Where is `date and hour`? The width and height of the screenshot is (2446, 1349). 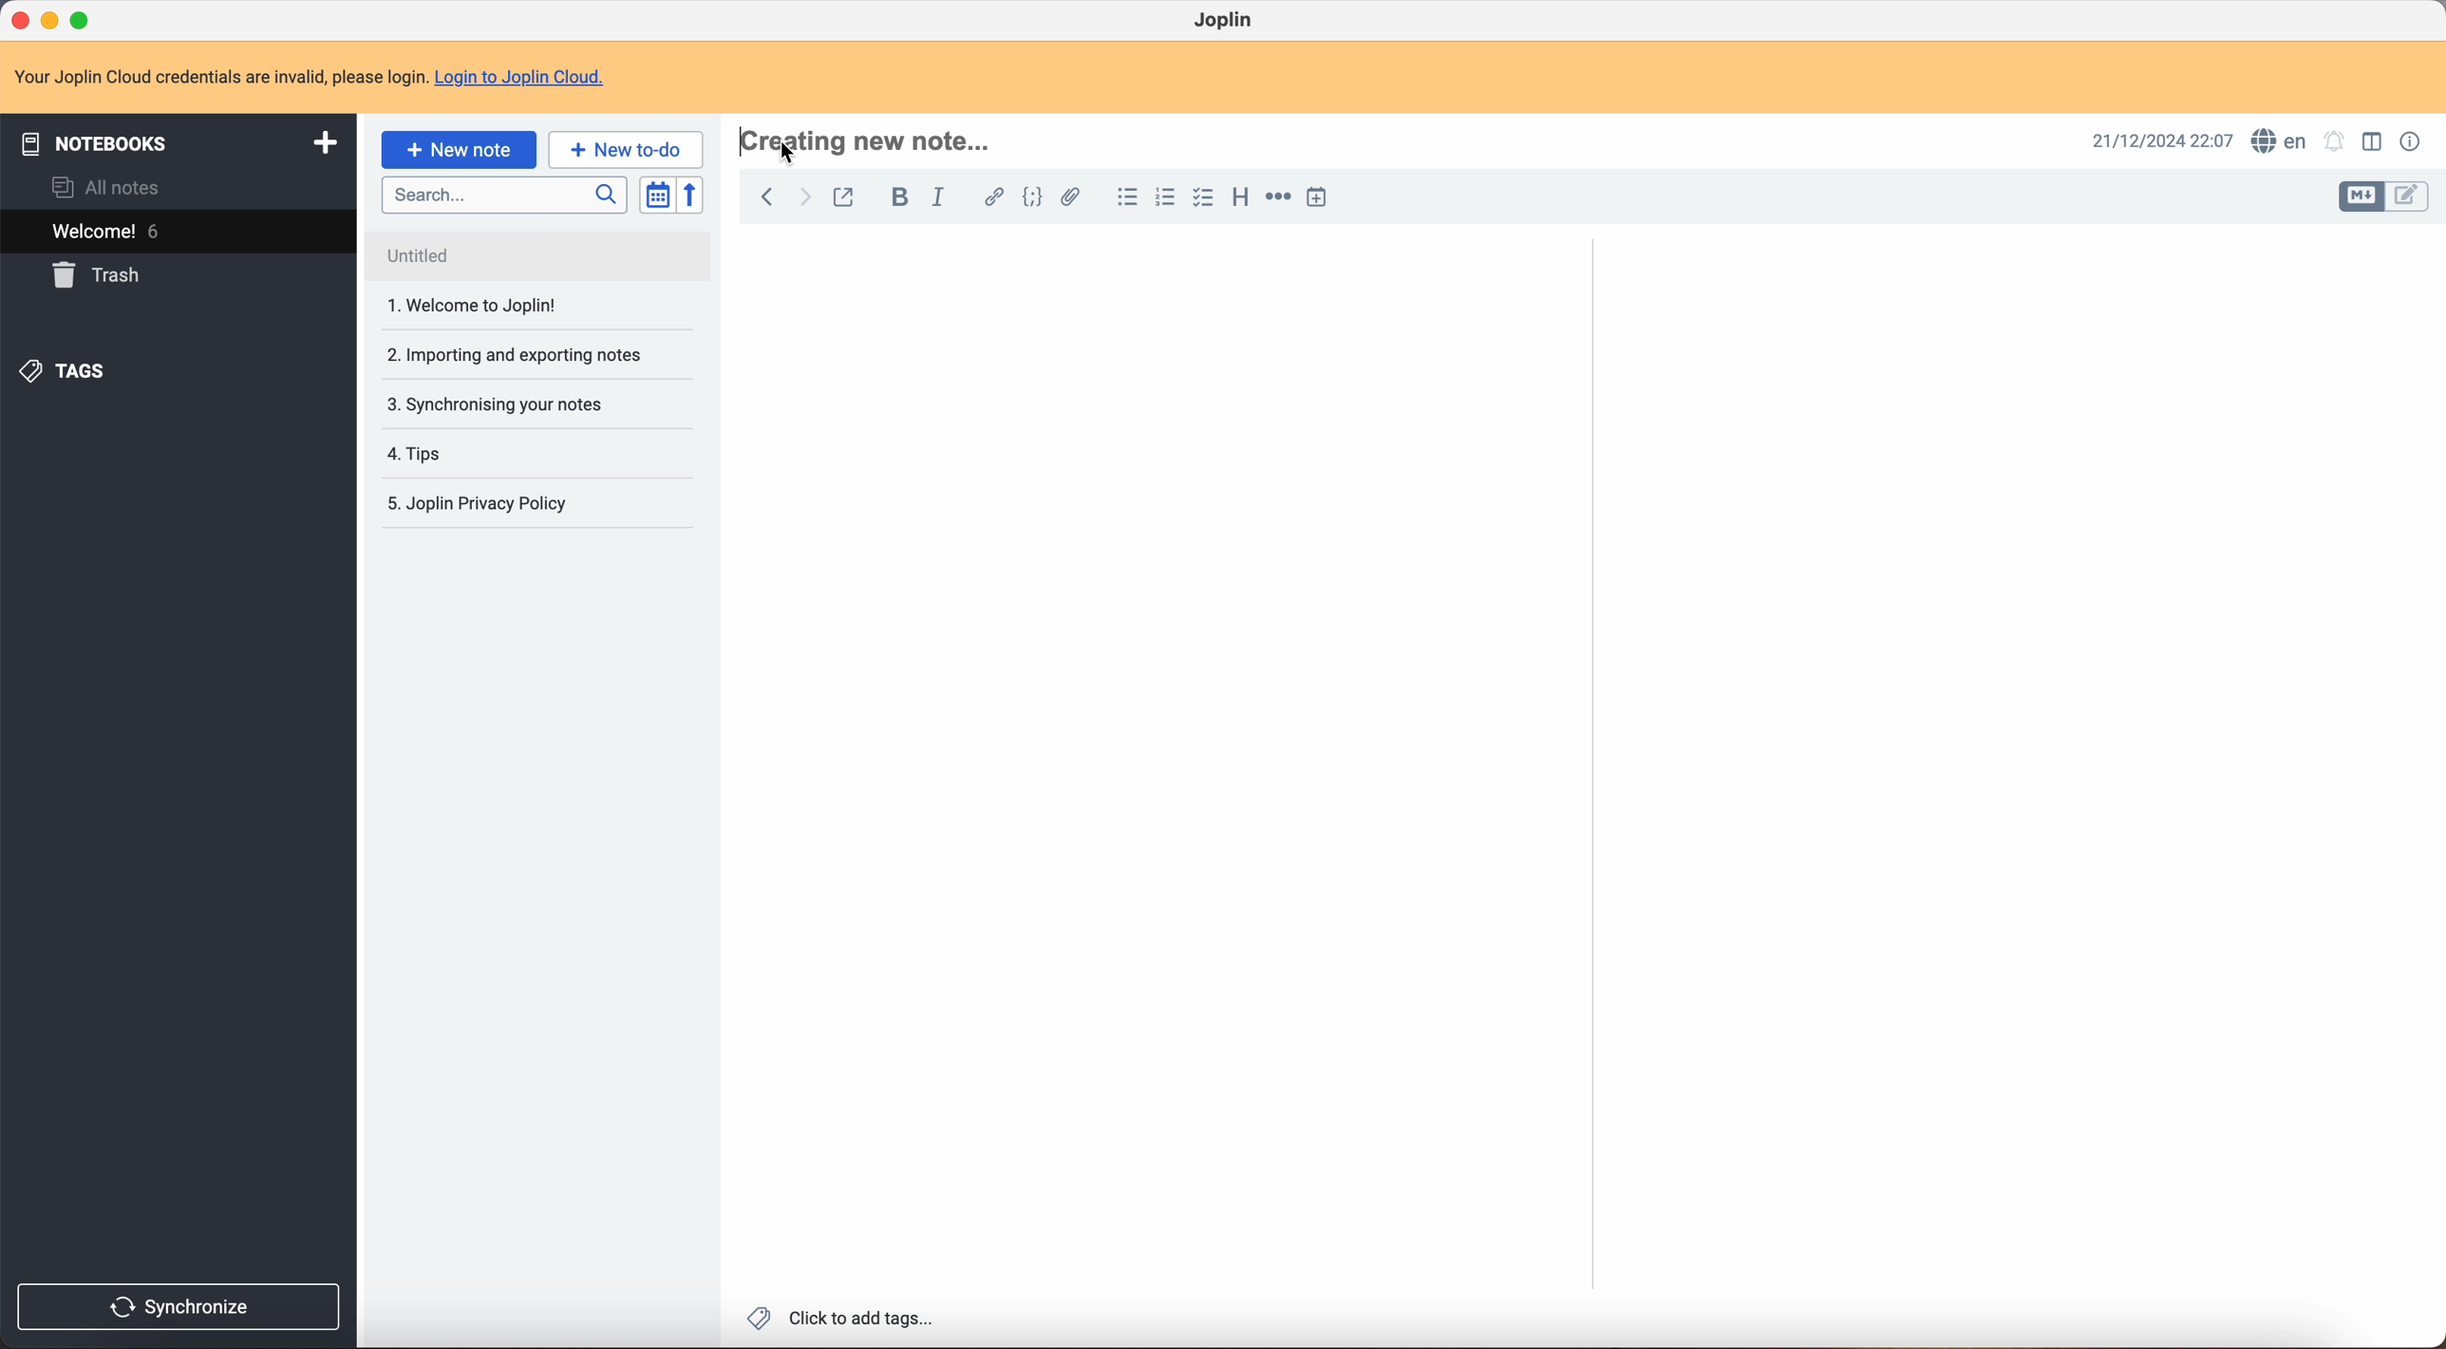 date and hour is located at coordinates (2155, 139).